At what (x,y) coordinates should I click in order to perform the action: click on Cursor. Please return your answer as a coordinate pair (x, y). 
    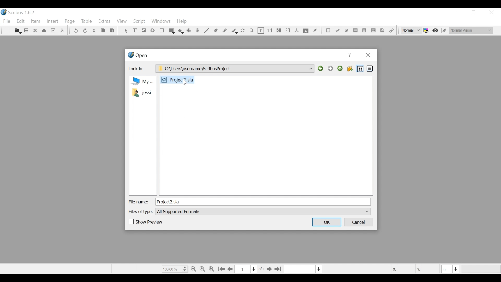
    Looking at the image, I should click on (184, 84).